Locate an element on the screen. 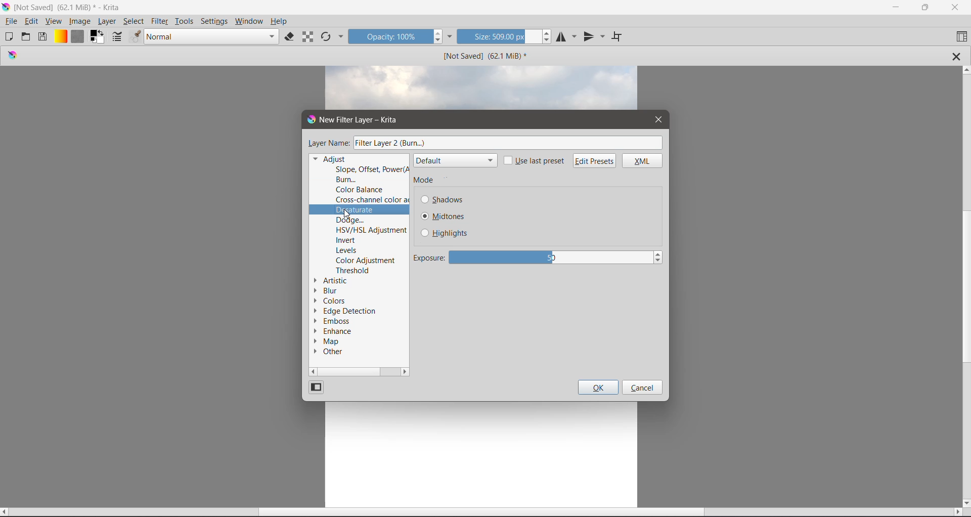  Layer Name is located at coordinates (329, 144).